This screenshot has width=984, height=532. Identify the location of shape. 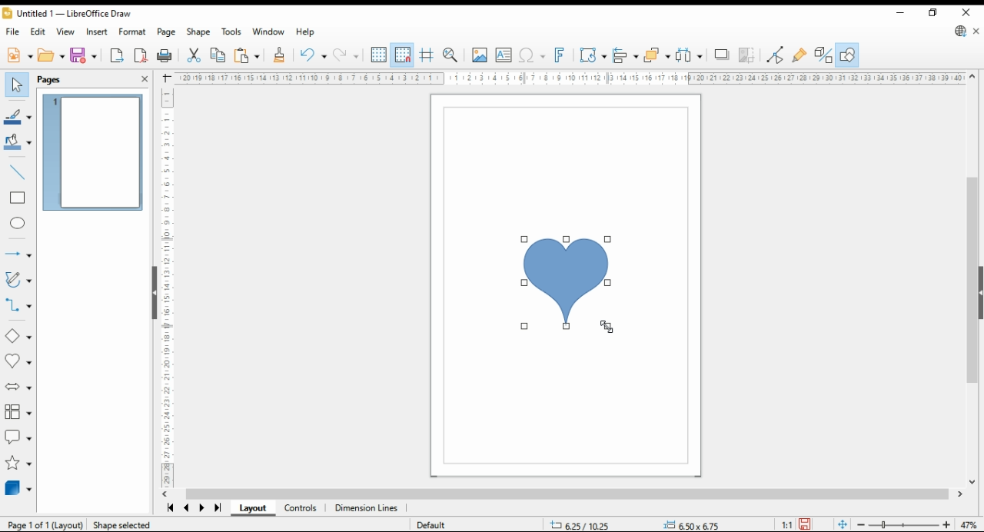
(198, 32).